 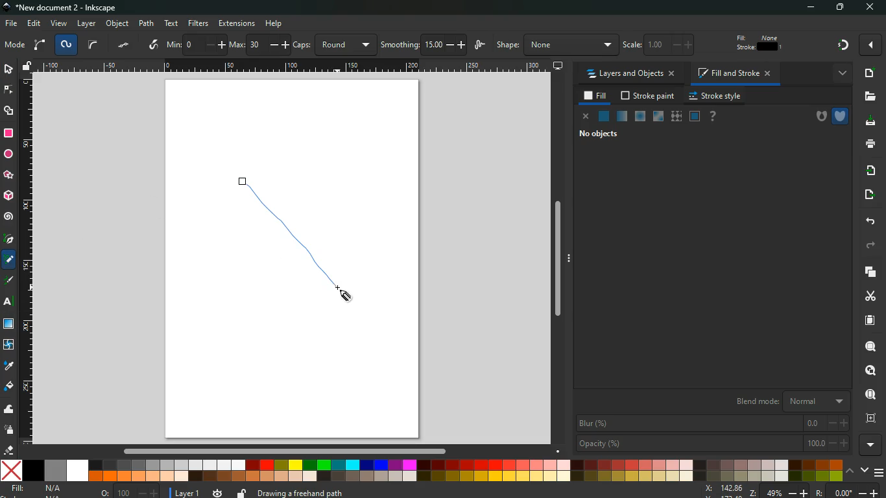 I want to click on menu, so click(x=880, y=473).